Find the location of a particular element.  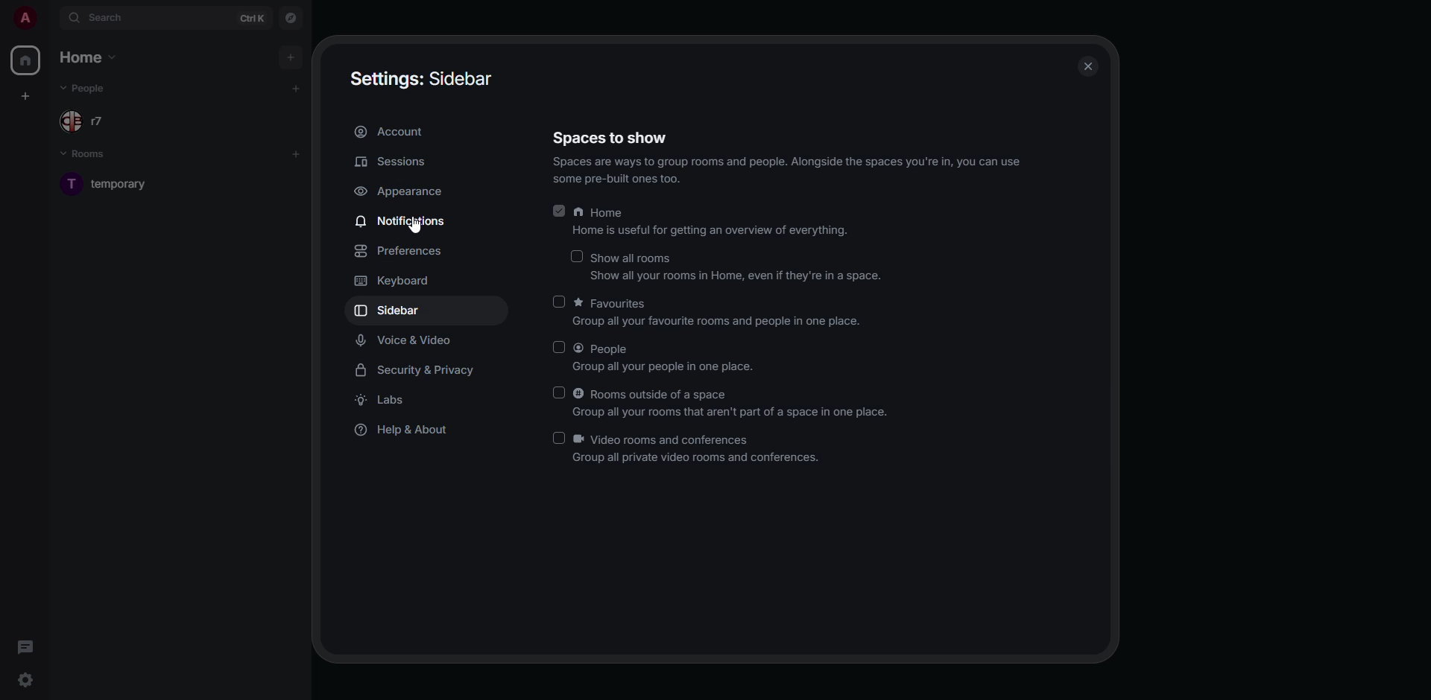

rooms outside of a space is located at coordinates (735, 402).